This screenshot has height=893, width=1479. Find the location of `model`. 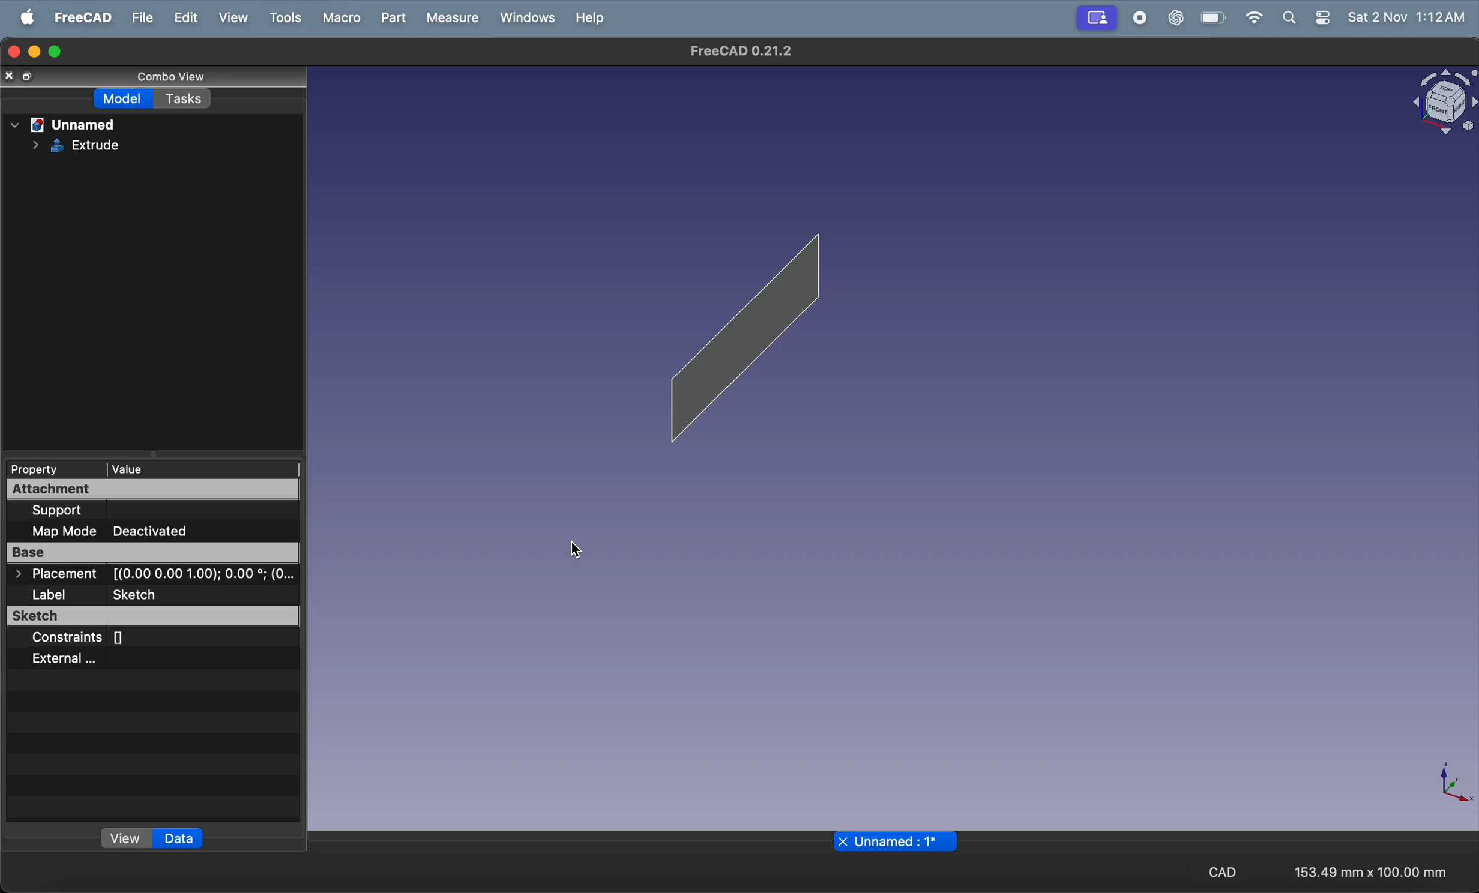

model is located at coordinates (125, 98).